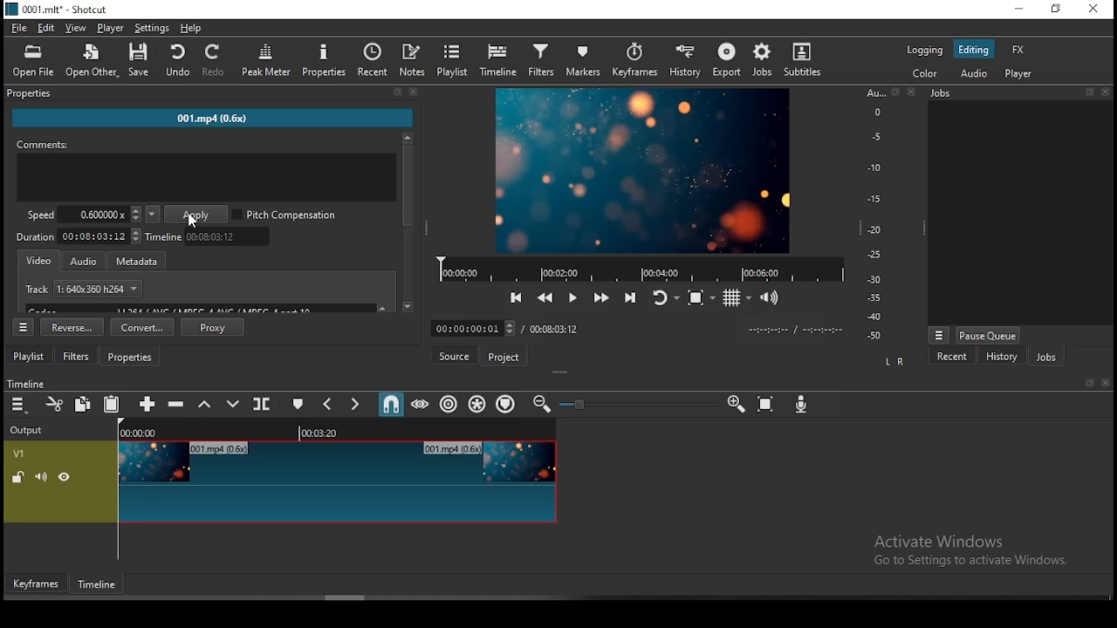 This screenshot has height=628, width=1117. What do you see at coordinates (735, 401) in the screenshot?
I see `zoom timeline In` at bounding box center [735, 401].